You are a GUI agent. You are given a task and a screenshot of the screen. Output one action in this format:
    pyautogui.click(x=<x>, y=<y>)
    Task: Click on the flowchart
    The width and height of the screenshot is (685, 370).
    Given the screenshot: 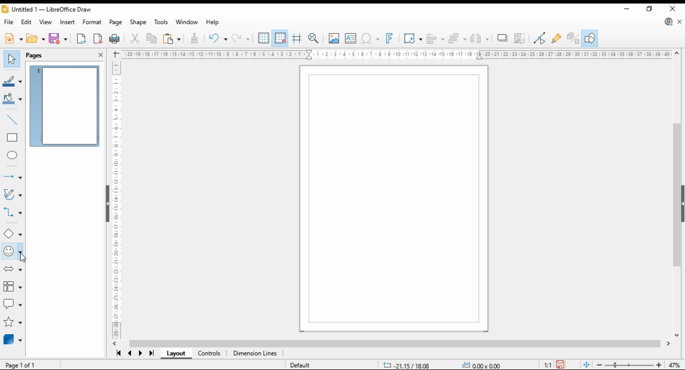 What is the action you would take?
    pyautogui.click(x=11, y=286)
    